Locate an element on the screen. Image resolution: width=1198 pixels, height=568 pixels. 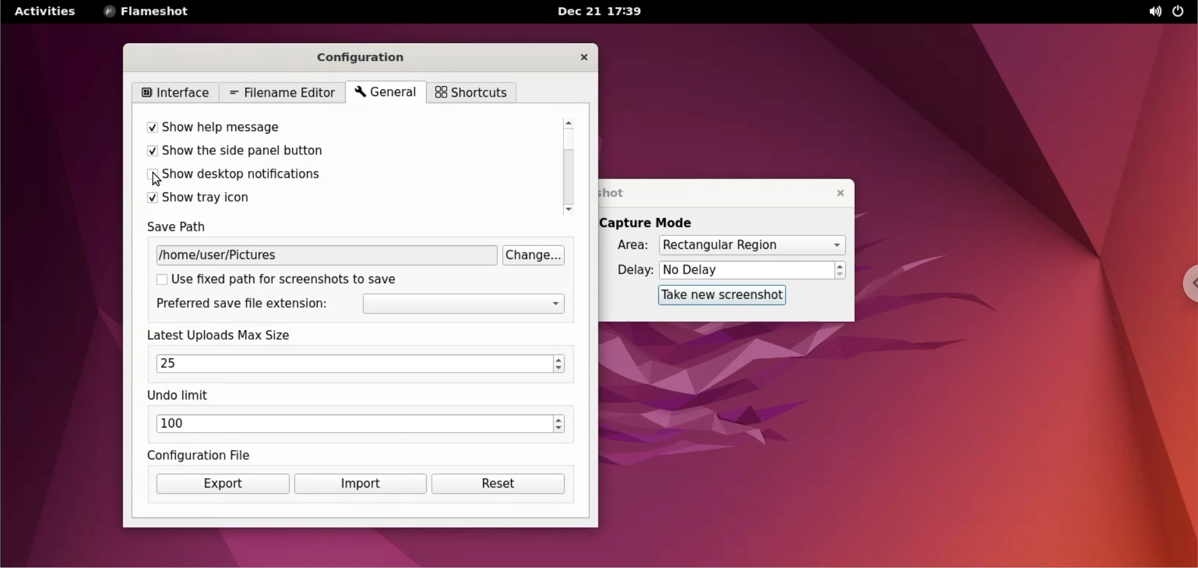
show desktop notification checkbox is located at coordinates (329, 175).